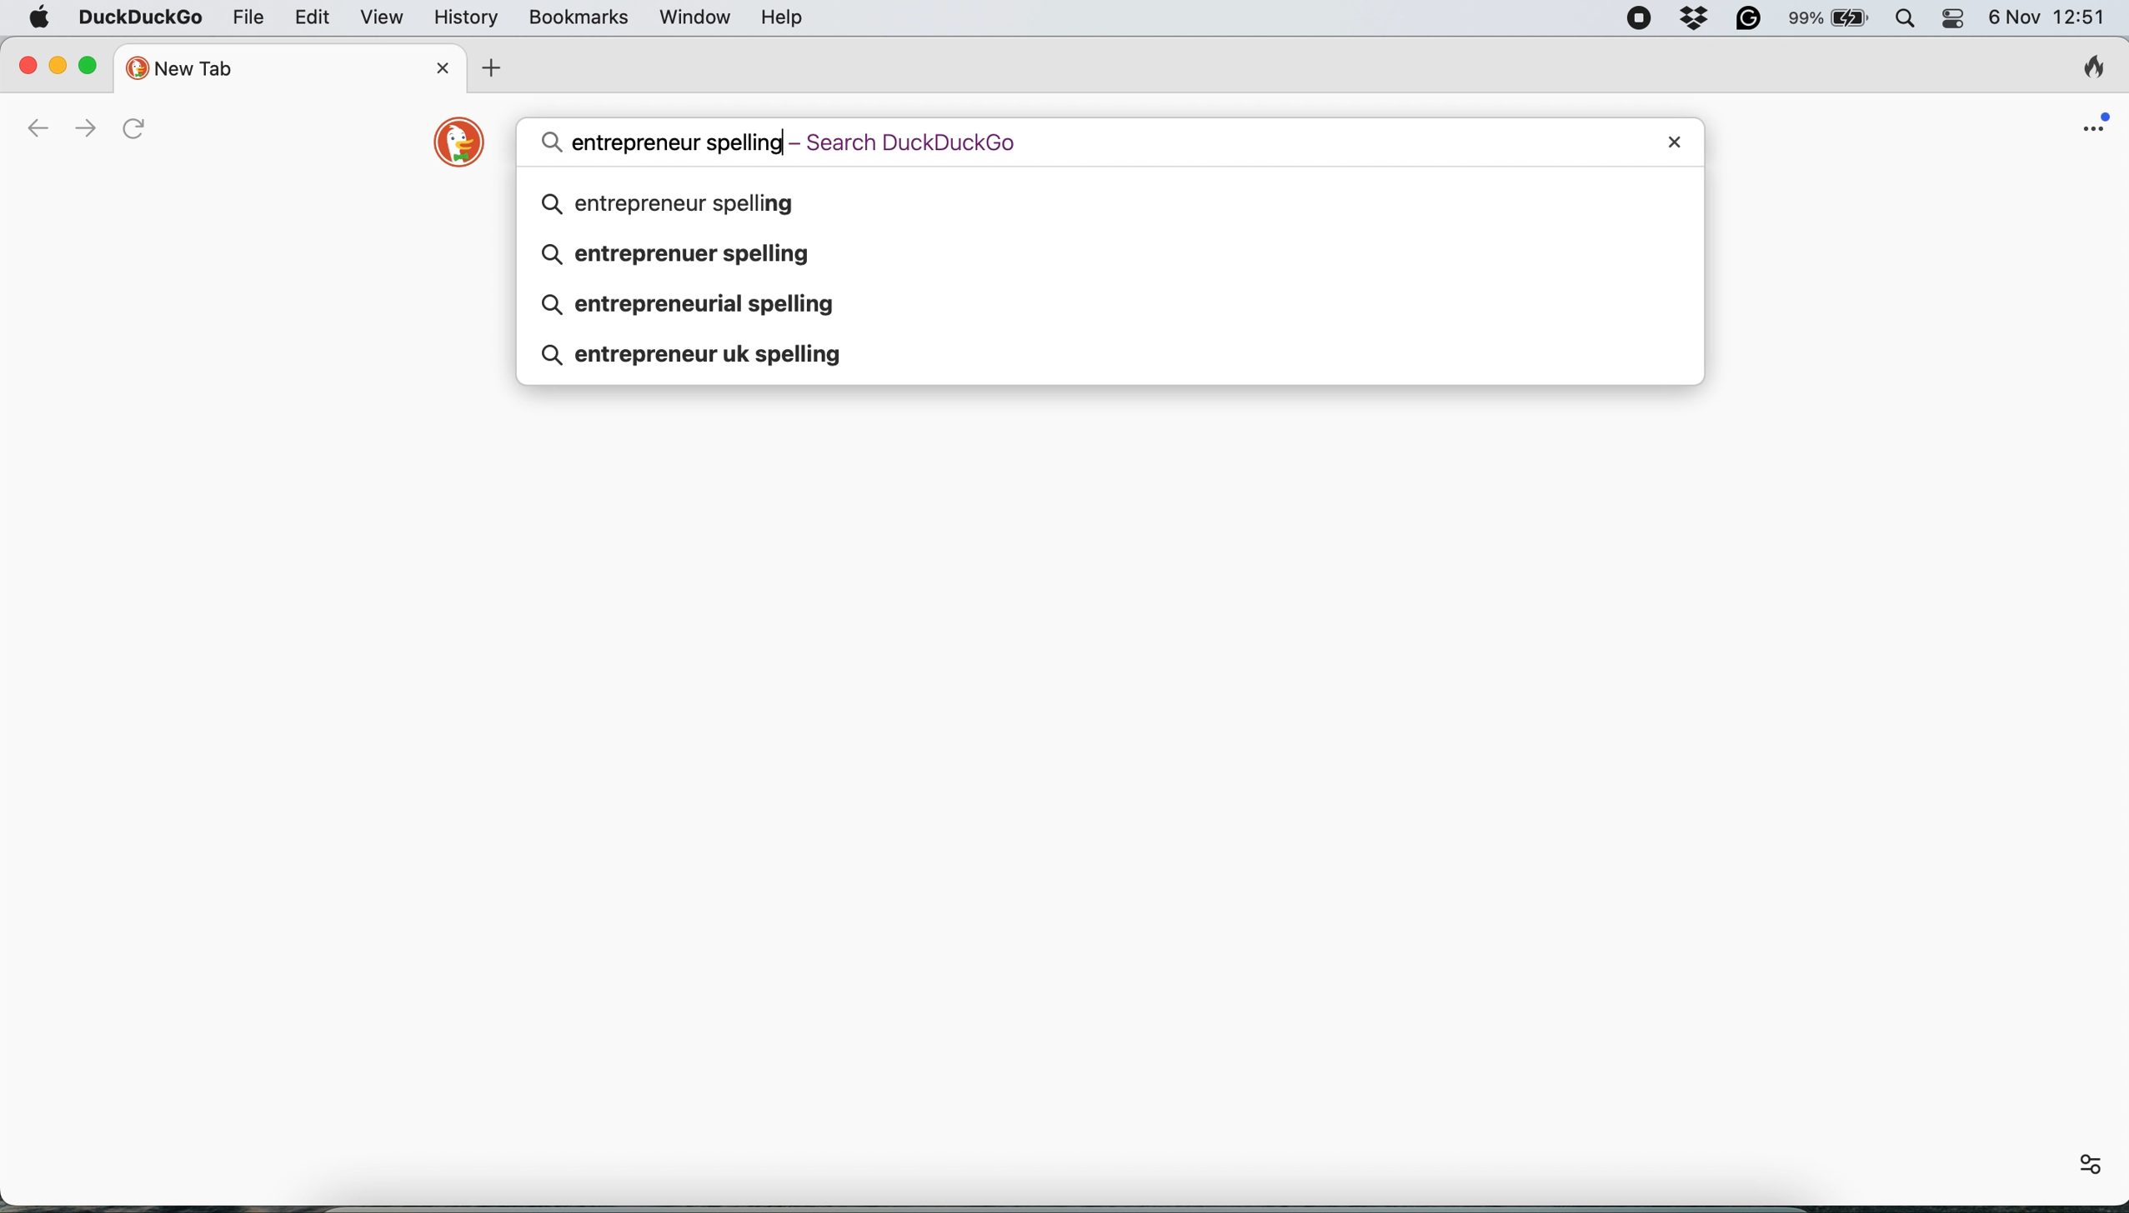  What do you see at coordinates (684, 305) in the screenshot?
I see `entrepreneurial spelling` at bounding box center [684, 305].